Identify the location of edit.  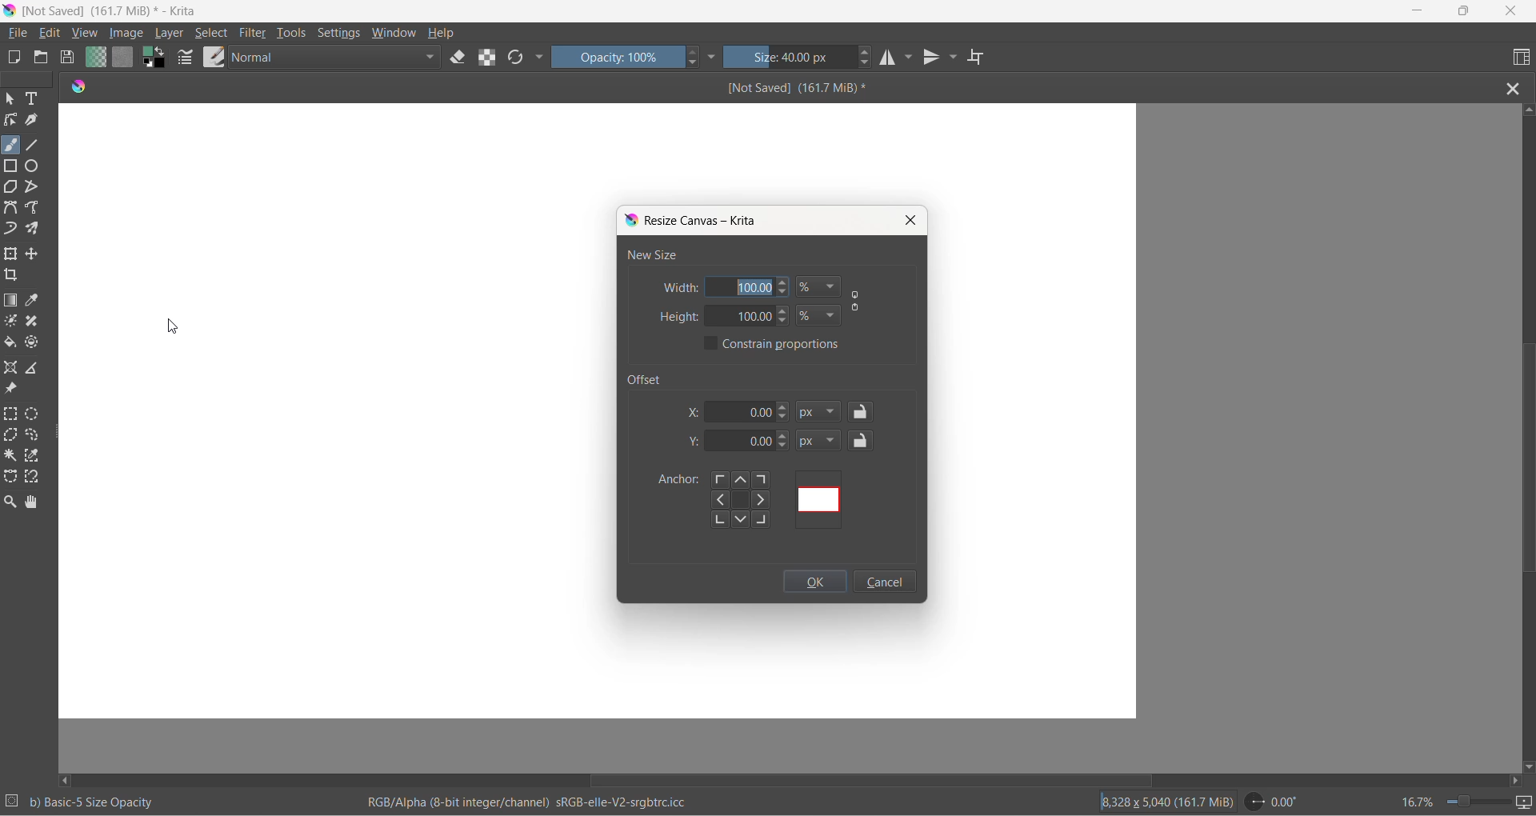
(54, 34).